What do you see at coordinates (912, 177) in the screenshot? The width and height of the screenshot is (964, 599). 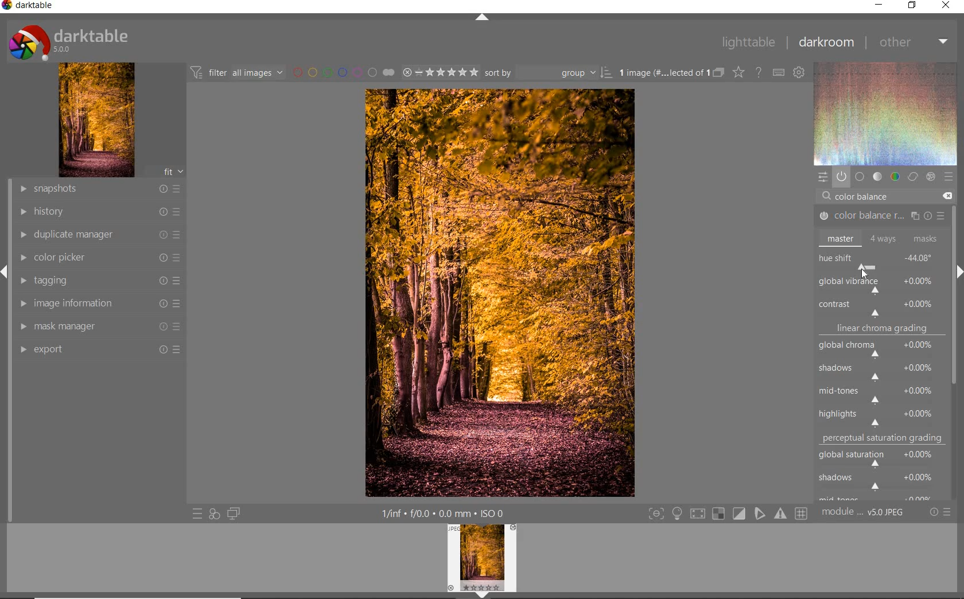 I see `correct` at bounding box center [912, 177].